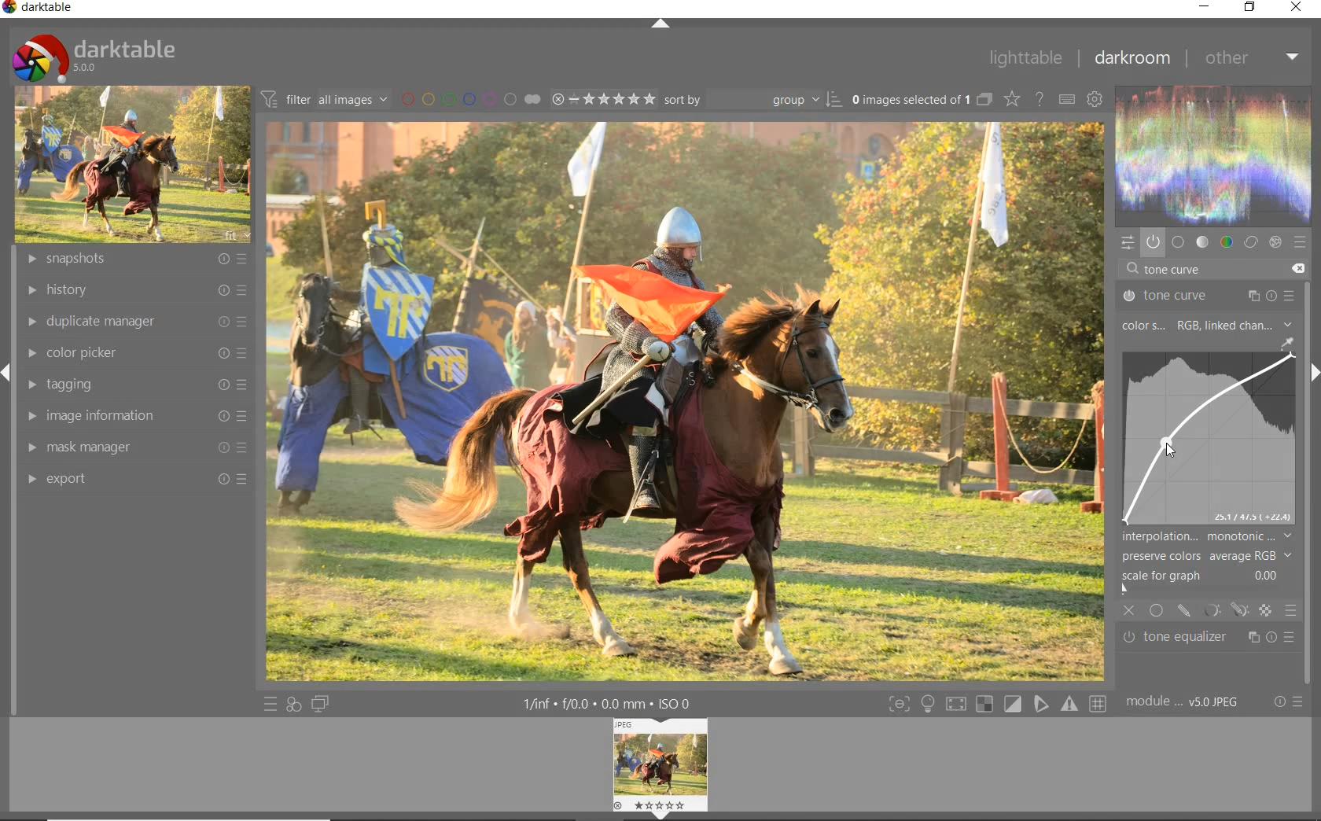 This screenshot has width=1321, height=821. I want to click on close, so click(1130, 612).